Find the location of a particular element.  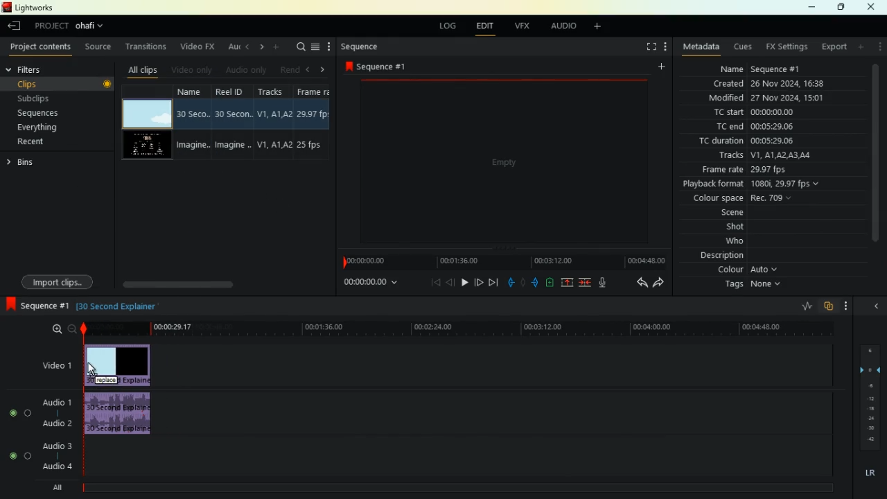

add is located at coordinates (860, 49).